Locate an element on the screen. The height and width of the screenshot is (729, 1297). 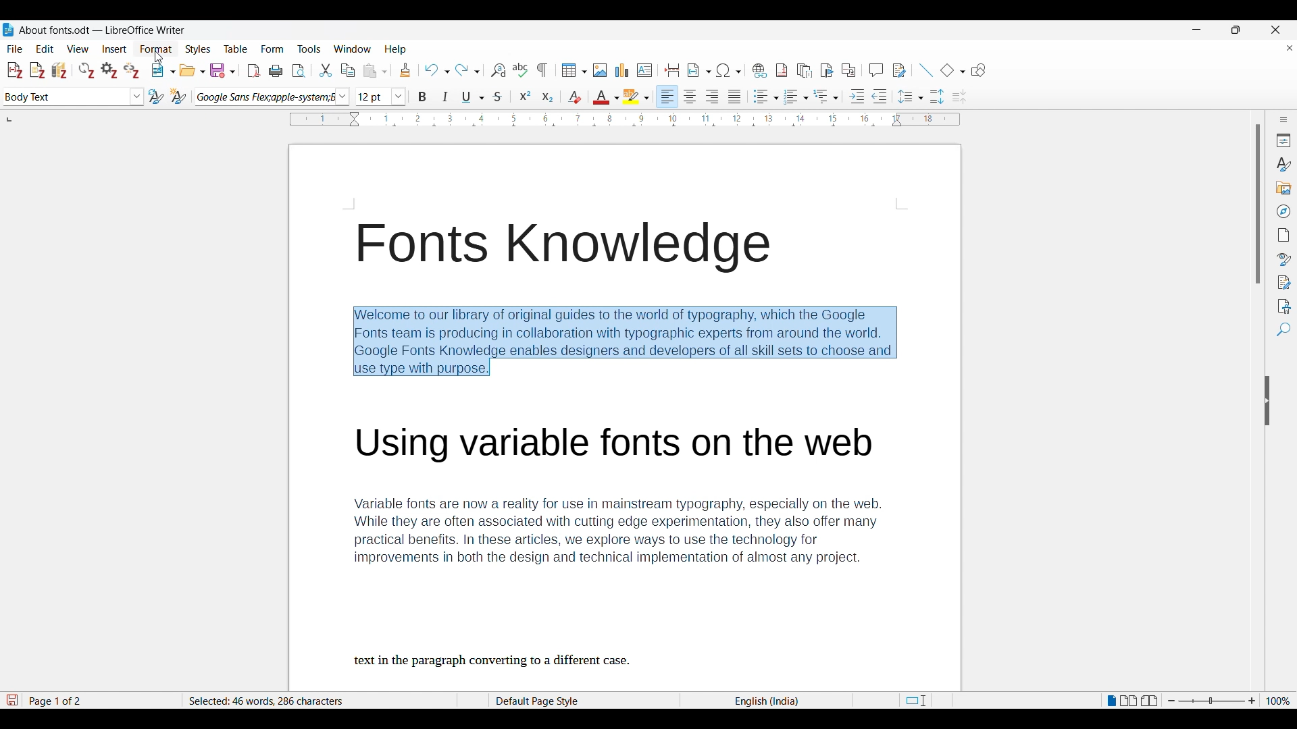
Paste is located at coordinates (375, 70).